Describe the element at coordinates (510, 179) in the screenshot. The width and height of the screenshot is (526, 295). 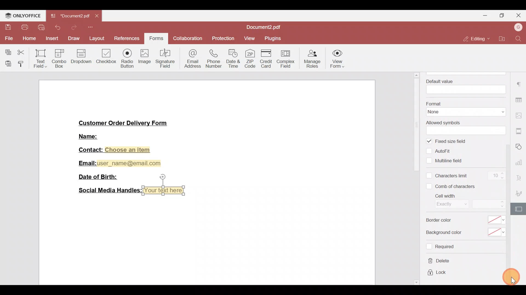
I see `Scroll bar` at that location.